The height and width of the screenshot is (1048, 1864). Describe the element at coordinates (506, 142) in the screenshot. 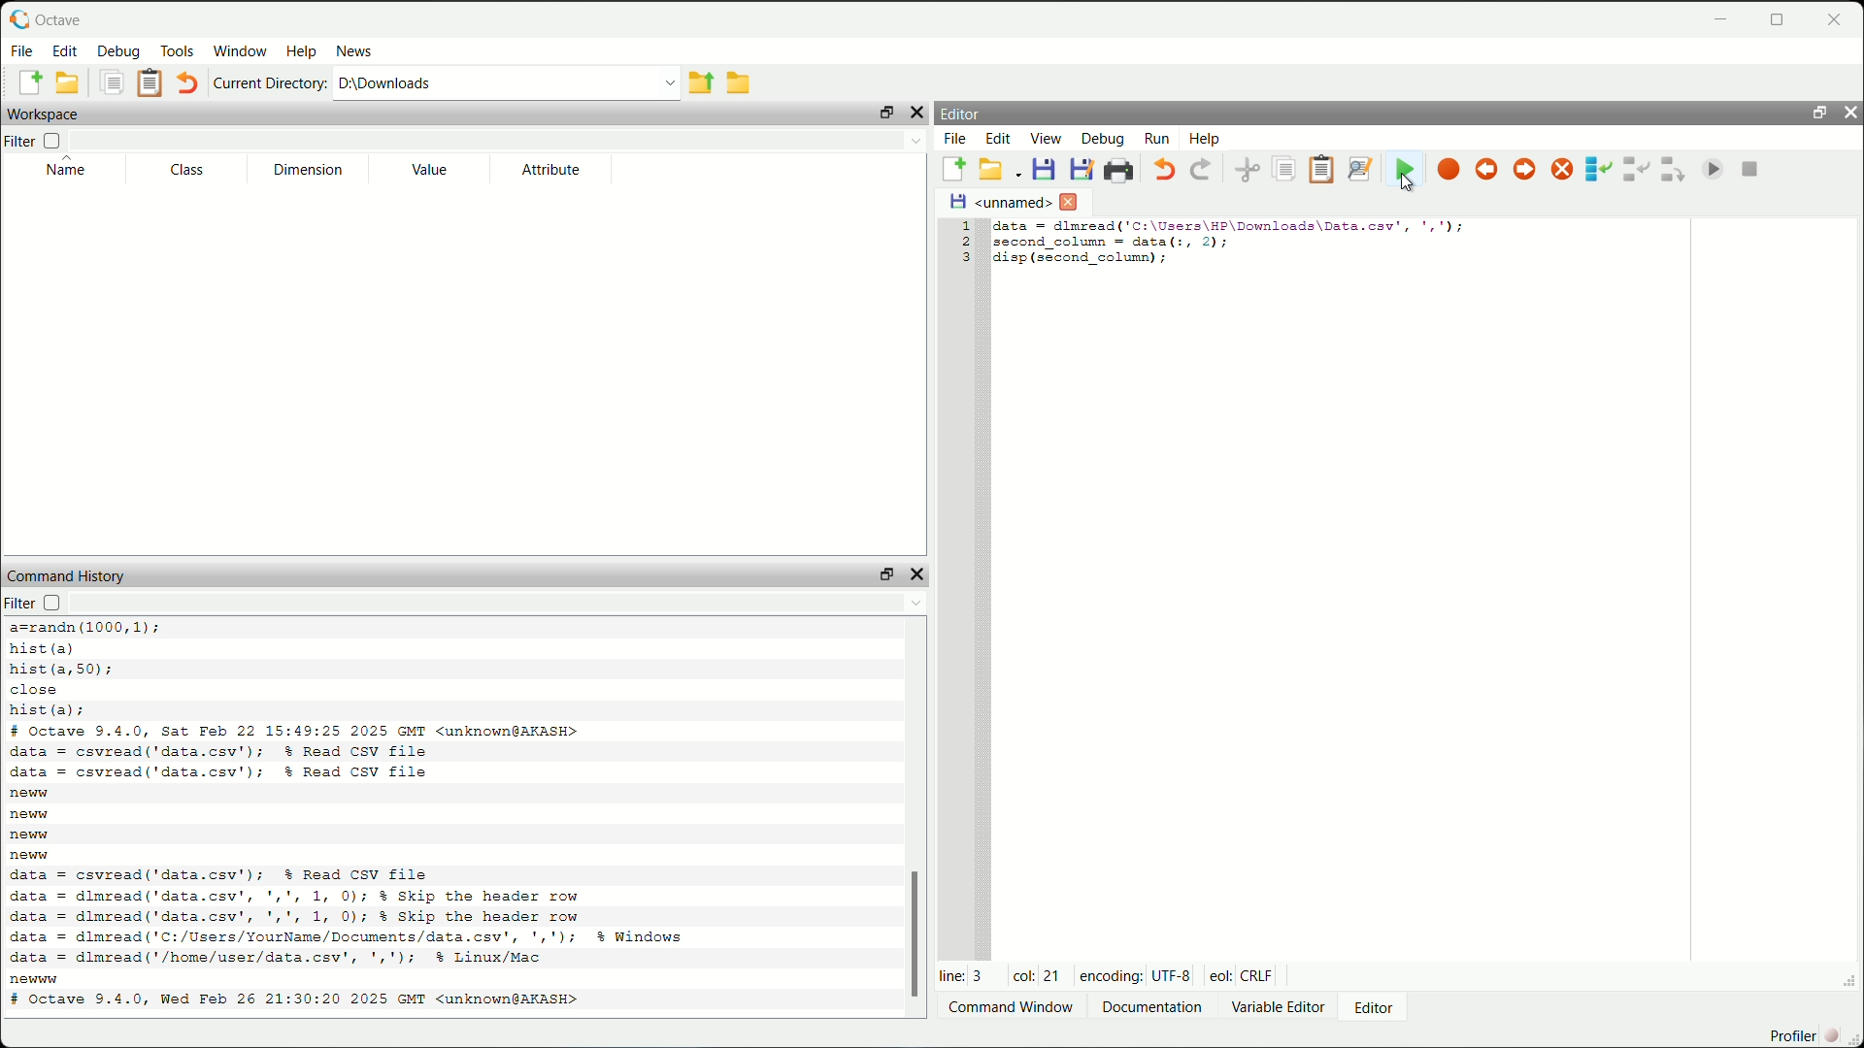

I see `filter input field` at that location.